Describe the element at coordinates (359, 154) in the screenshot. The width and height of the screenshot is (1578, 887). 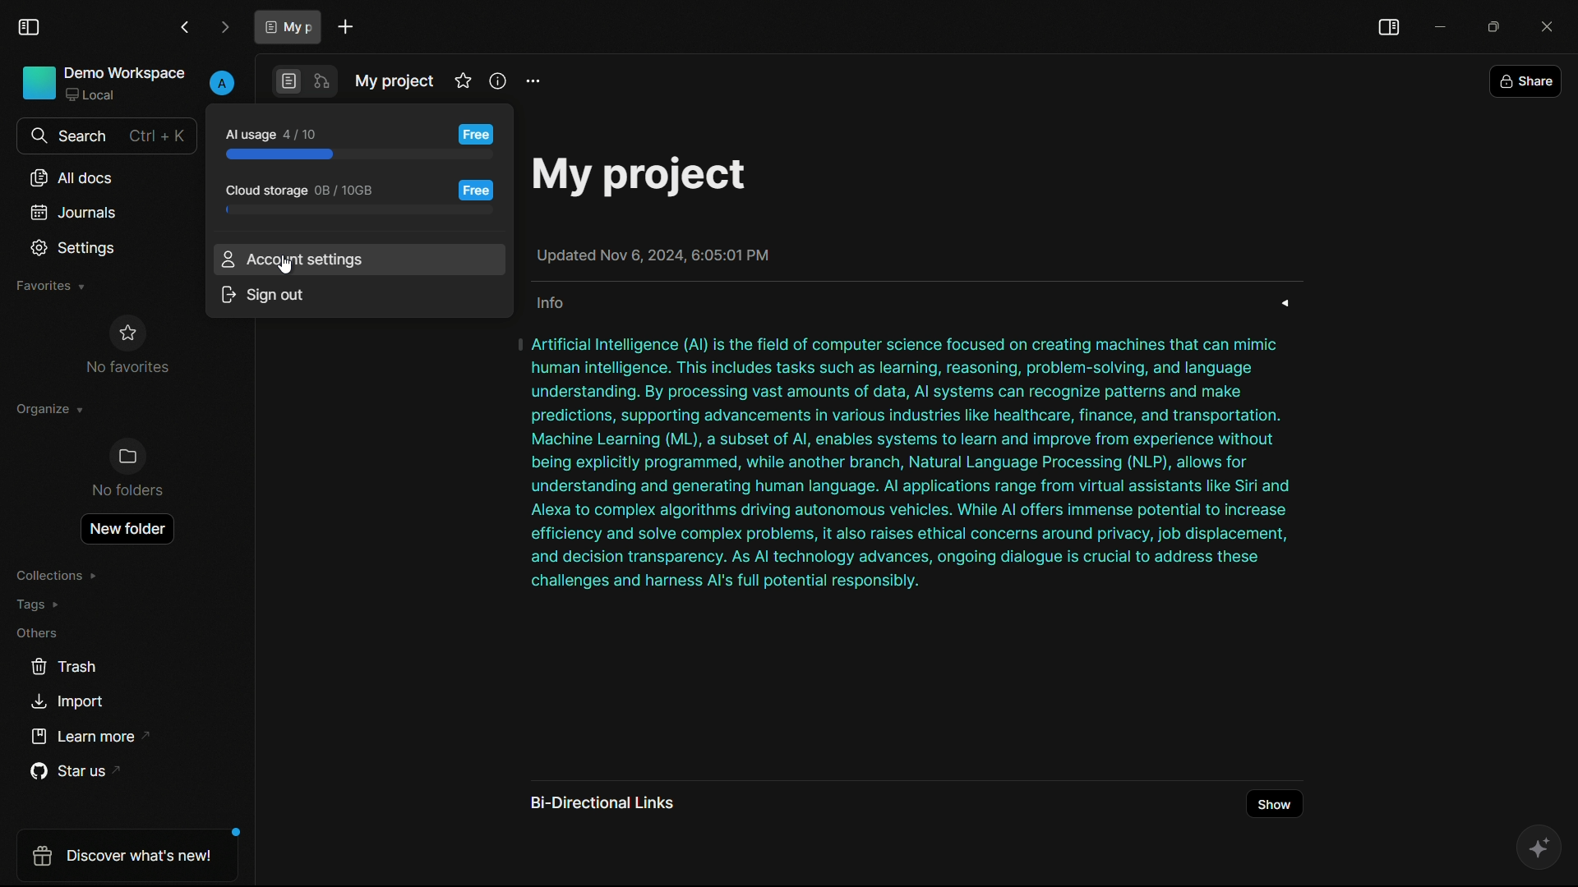
I see `progress bar` at that location.